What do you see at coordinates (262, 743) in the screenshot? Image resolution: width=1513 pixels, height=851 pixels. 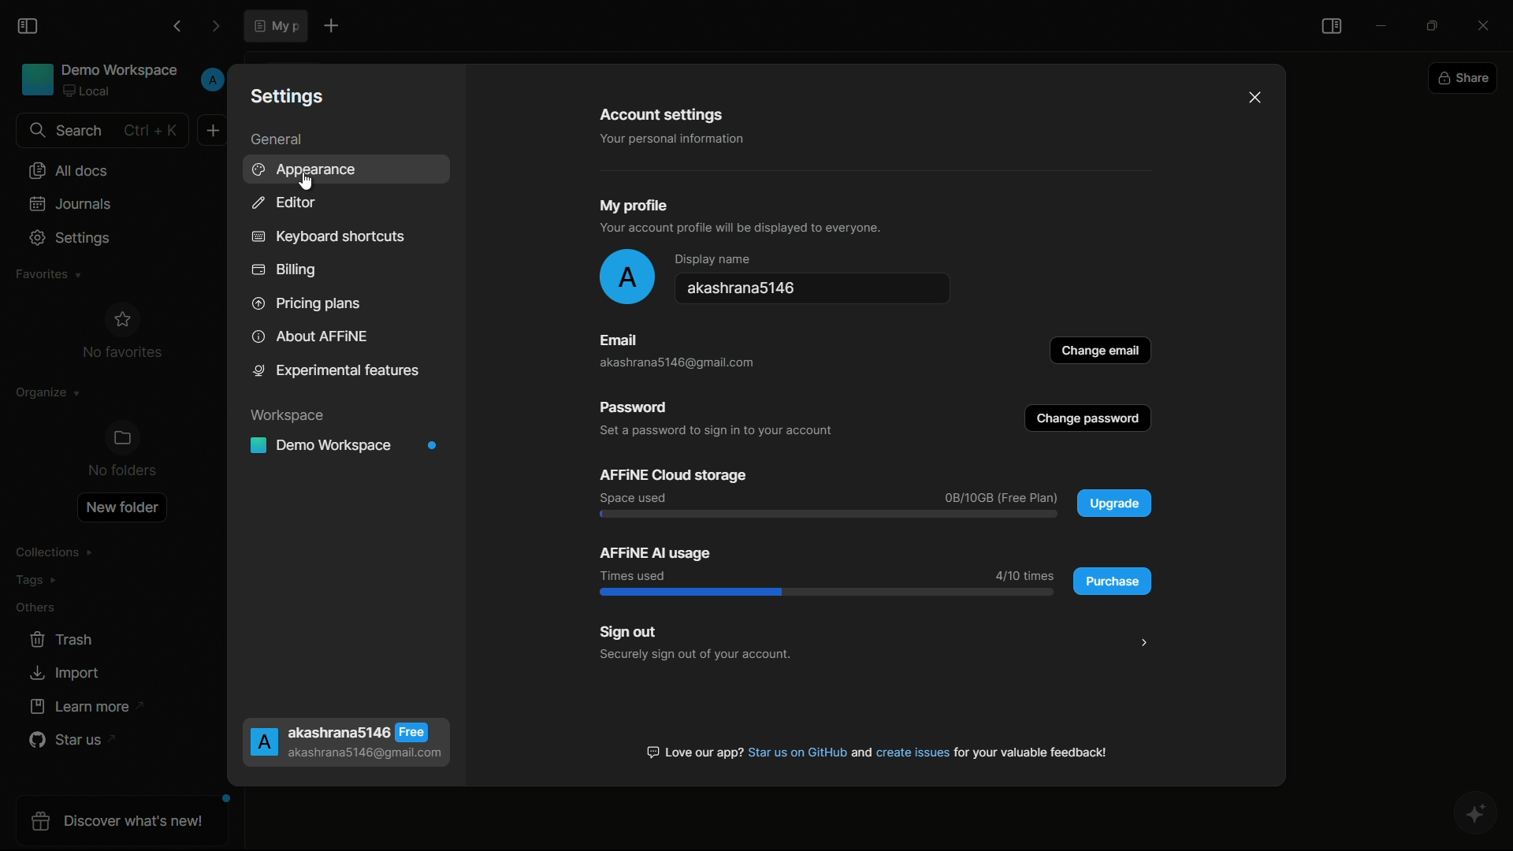 I see `Profile image` at bounding box center [262, 743].